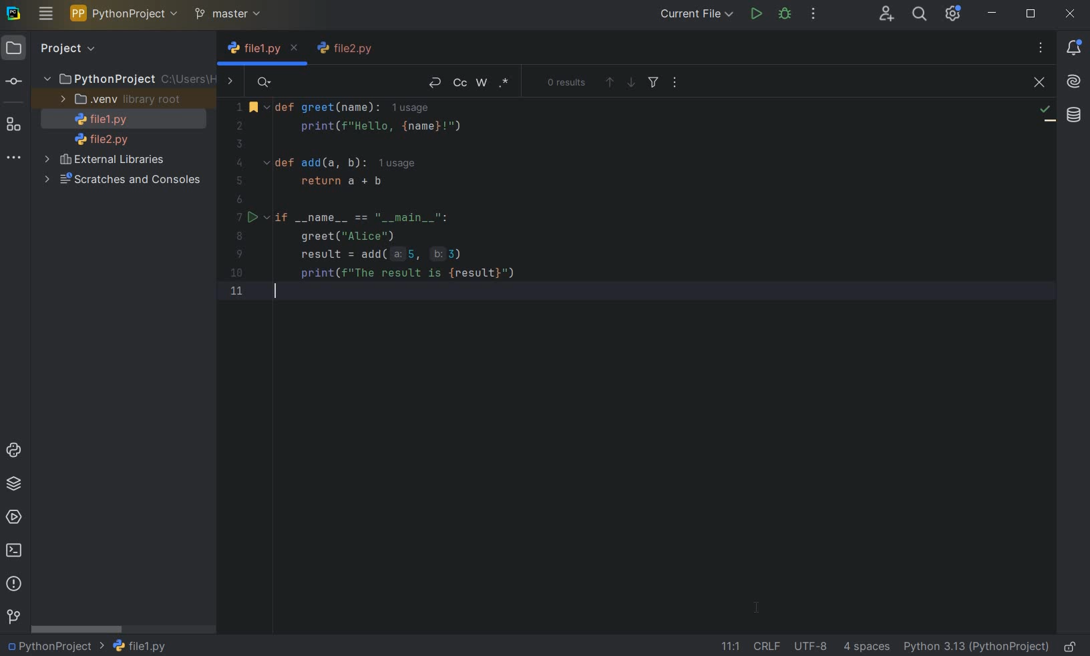  Describe the element at coordinates (230, 15) in the screenshot. I see `MASTER` at that location.